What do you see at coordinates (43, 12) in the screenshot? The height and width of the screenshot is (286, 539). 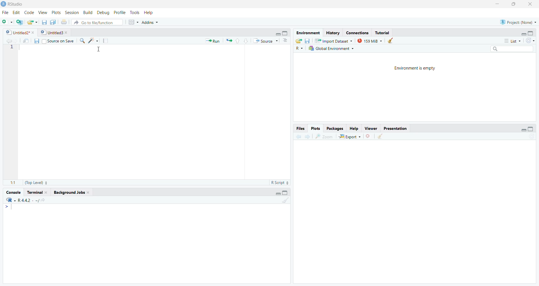 I see `View` at bounding box center [43, 12].